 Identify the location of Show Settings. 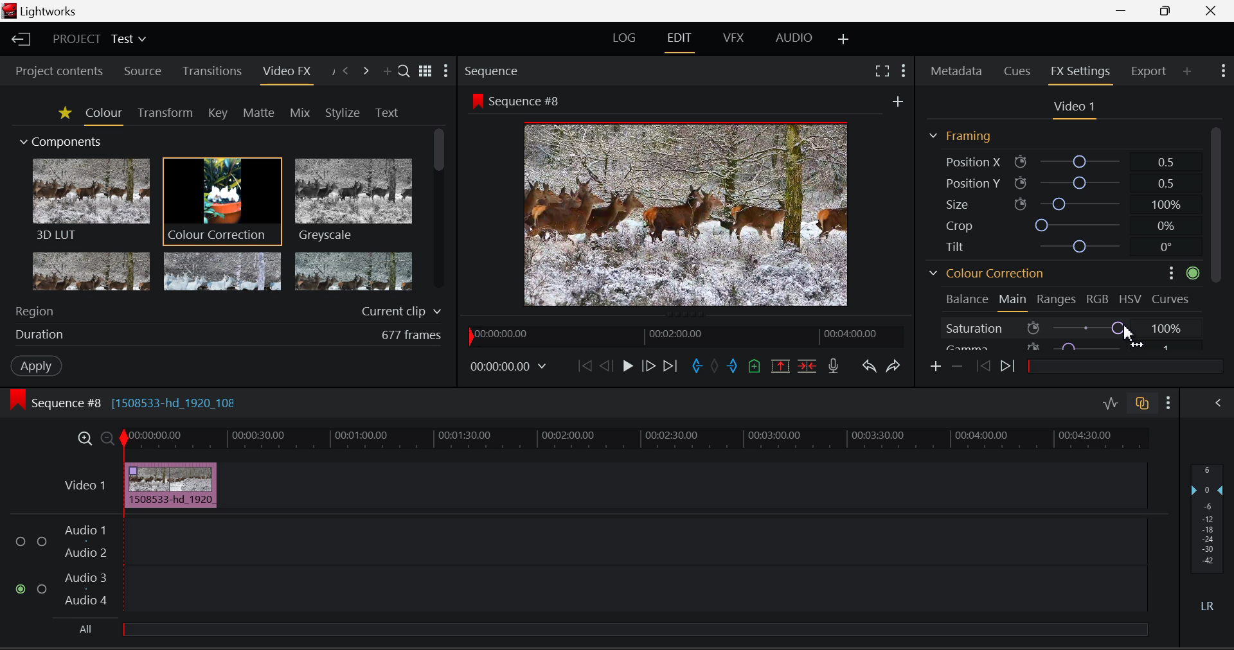
(1168, 403).